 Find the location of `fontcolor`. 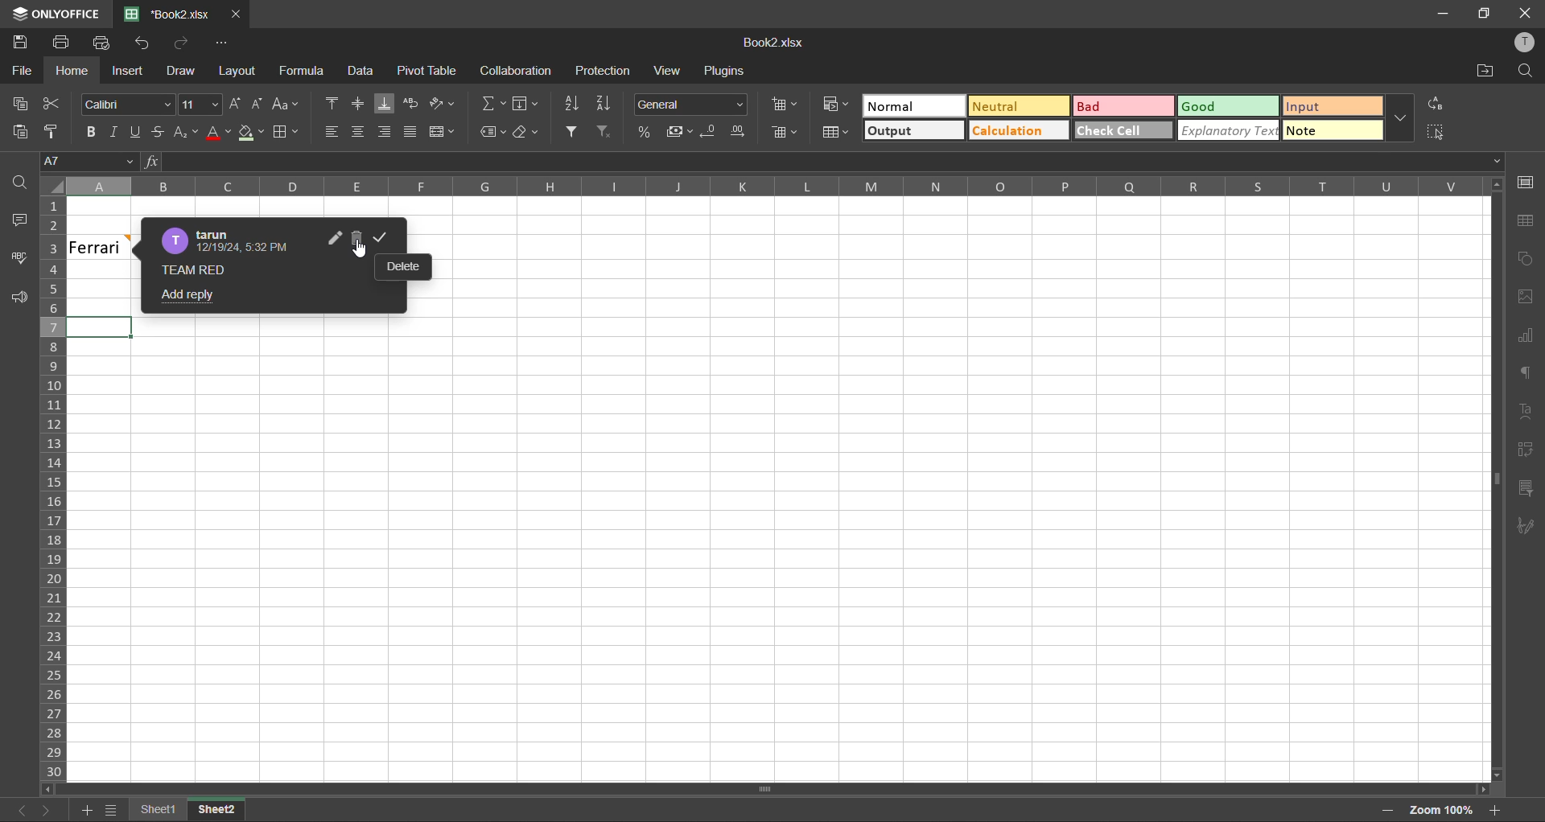

fontcolor is located at coordinates (218, 134).